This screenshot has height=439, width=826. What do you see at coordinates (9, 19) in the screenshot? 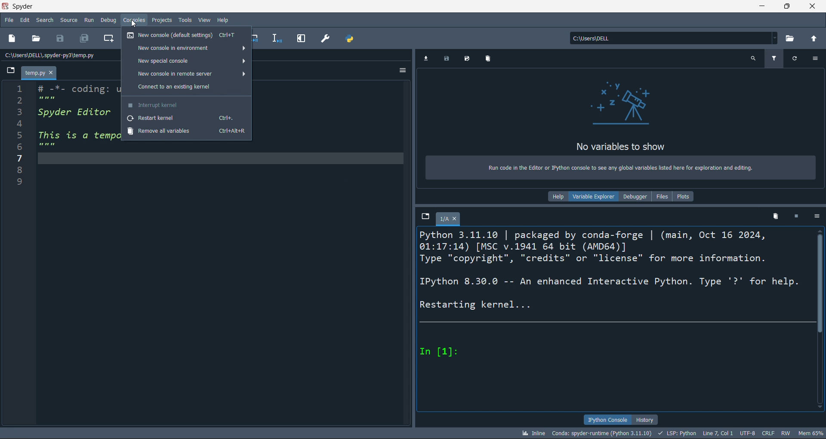
I see `file` at bounding box center [9, 19].